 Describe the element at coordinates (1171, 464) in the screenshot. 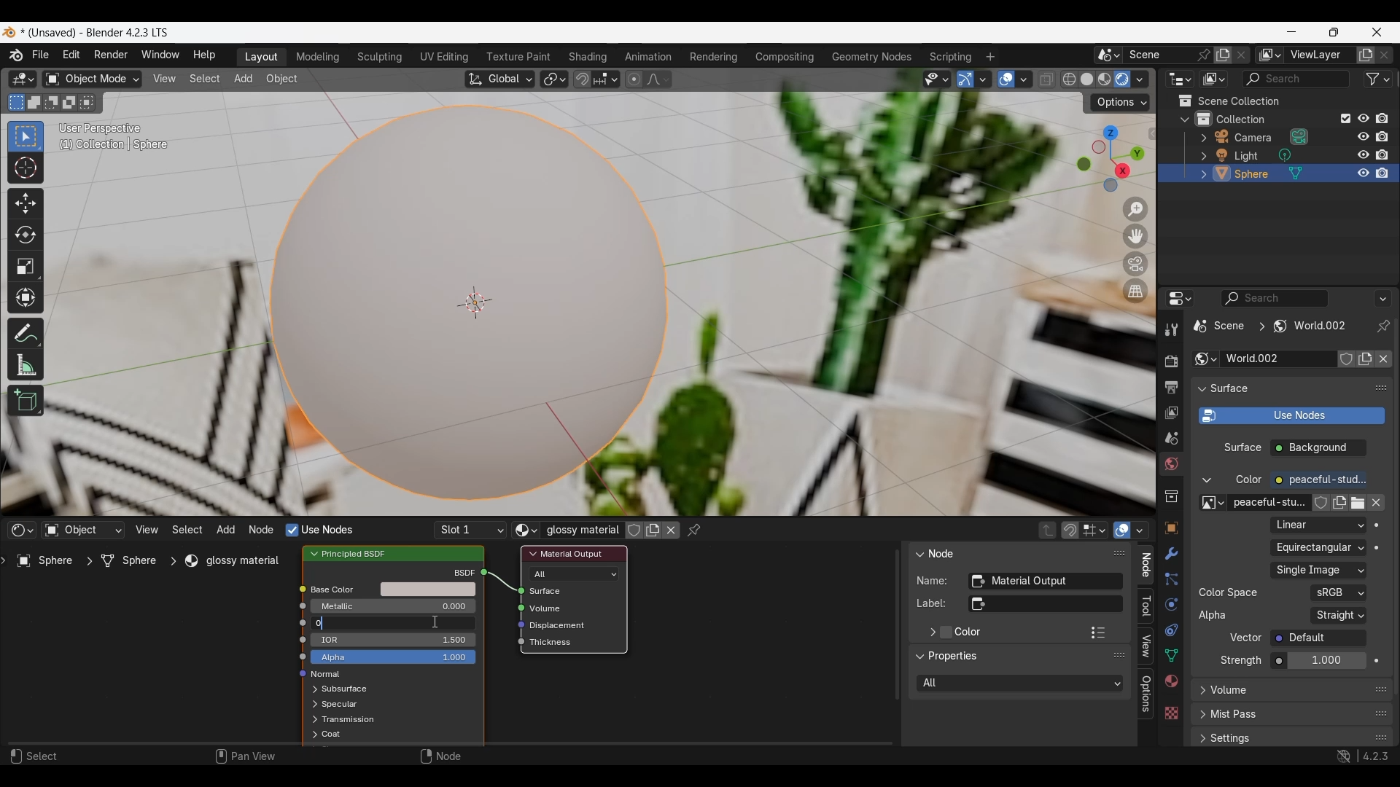

I see `World properties` at that location.